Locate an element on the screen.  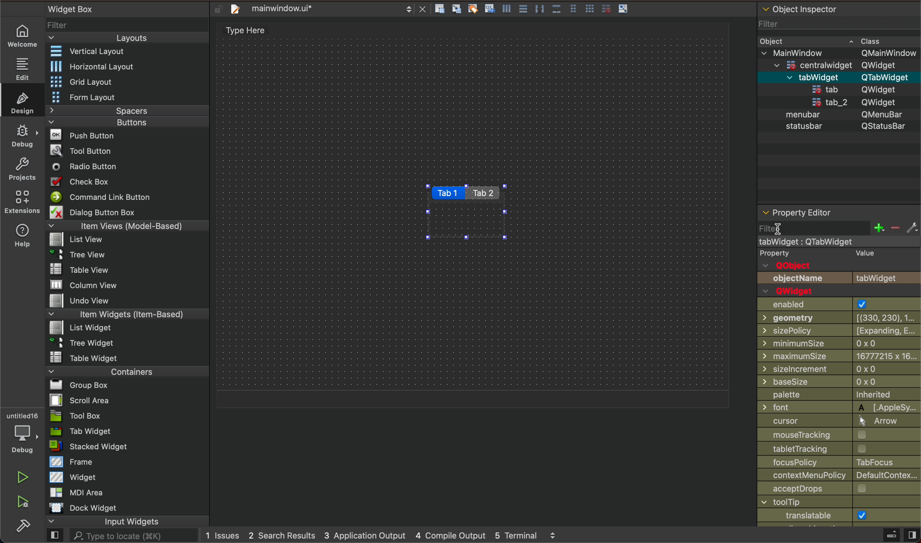
v MainWindow OMainWindow is located at coordinates (839, 52).